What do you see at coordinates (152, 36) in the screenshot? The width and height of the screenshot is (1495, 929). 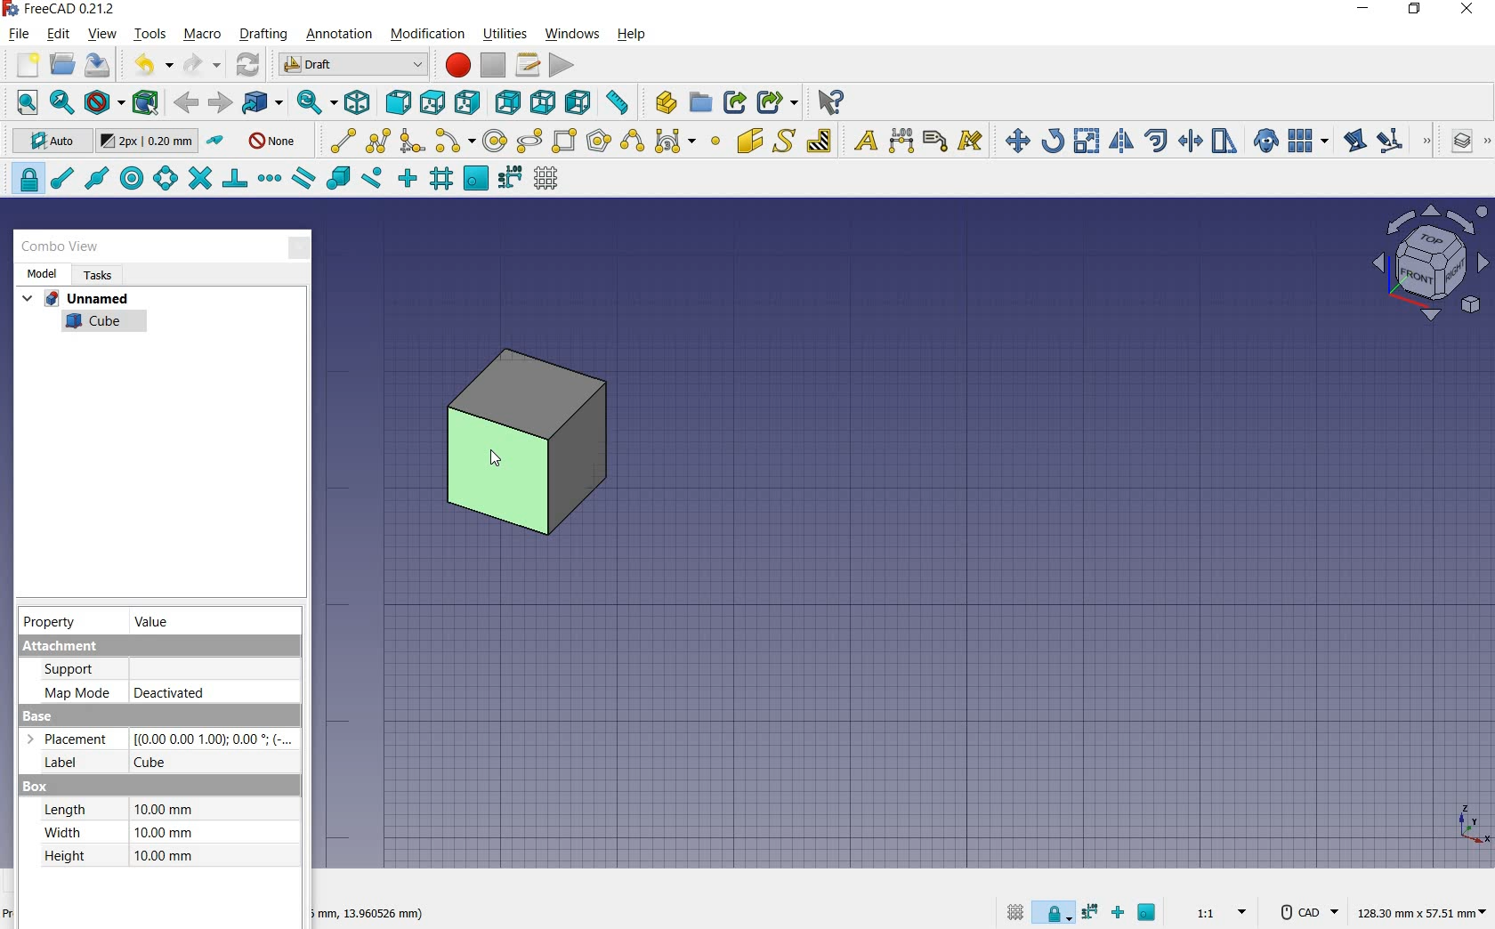 I see `tools` at bounding box center [152, 36].